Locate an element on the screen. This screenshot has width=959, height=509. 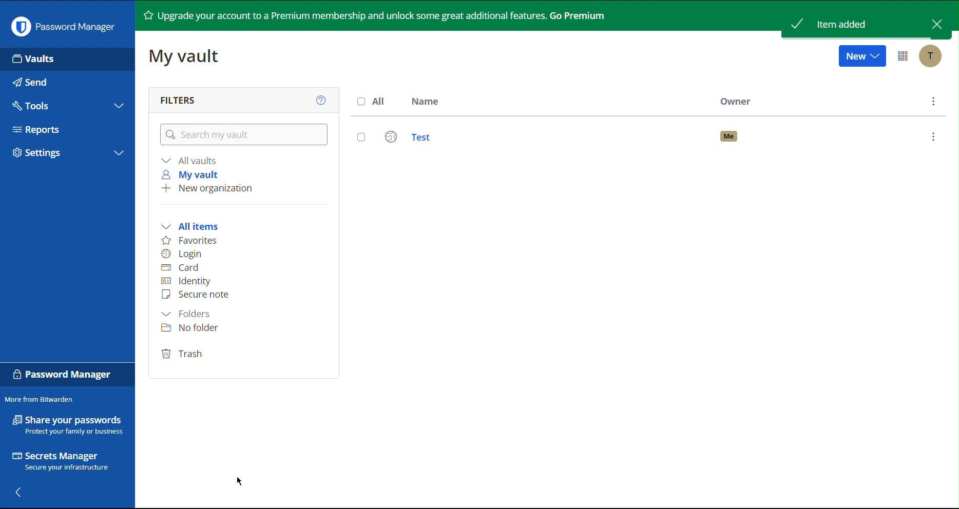
Identity is located at coordinates (185, 281).